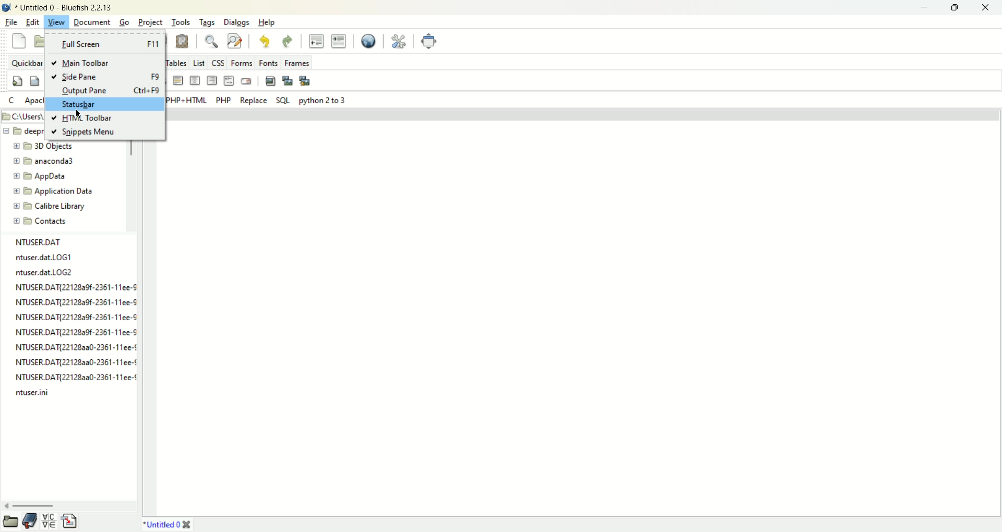  I want to click on new folder, so click(50, 219).